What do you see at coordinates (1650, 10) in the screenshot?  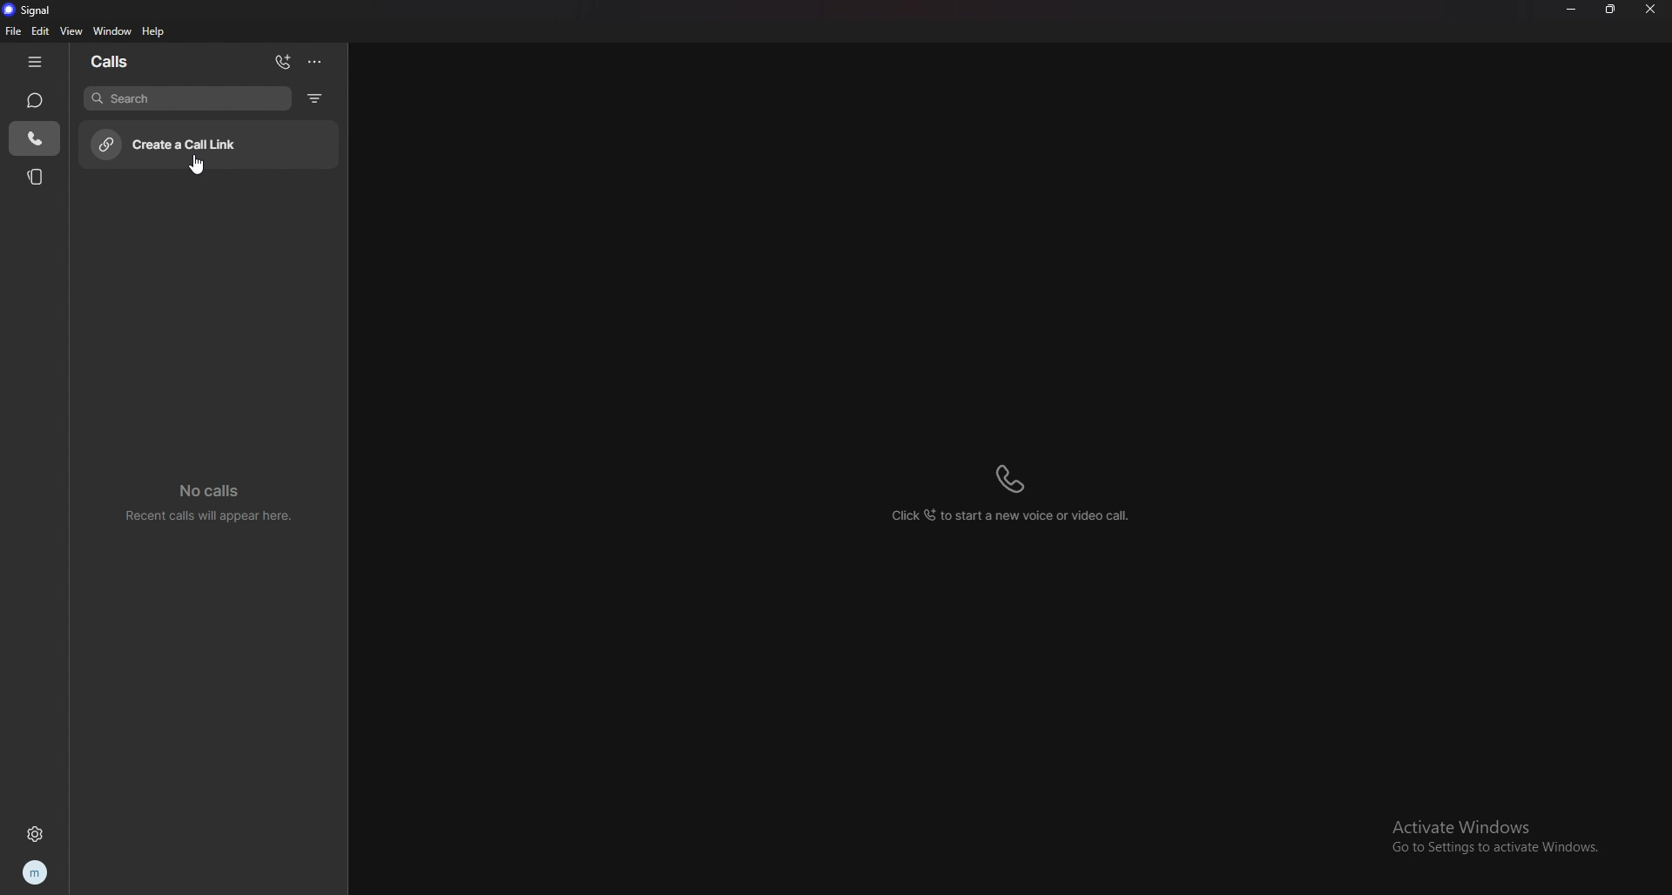 I see `close` at bounding box center [1650, 10].